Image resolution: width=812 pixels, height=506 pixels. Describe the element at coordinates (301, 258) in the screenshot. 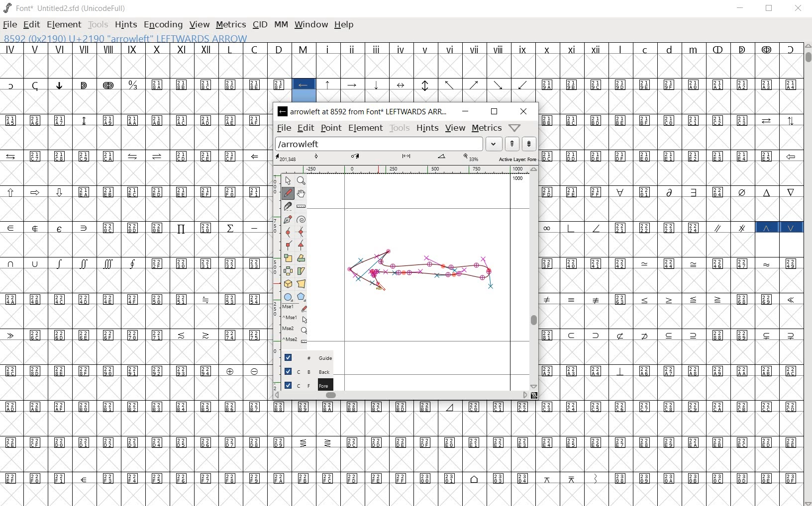

I see `Rotate the selection` at that location.